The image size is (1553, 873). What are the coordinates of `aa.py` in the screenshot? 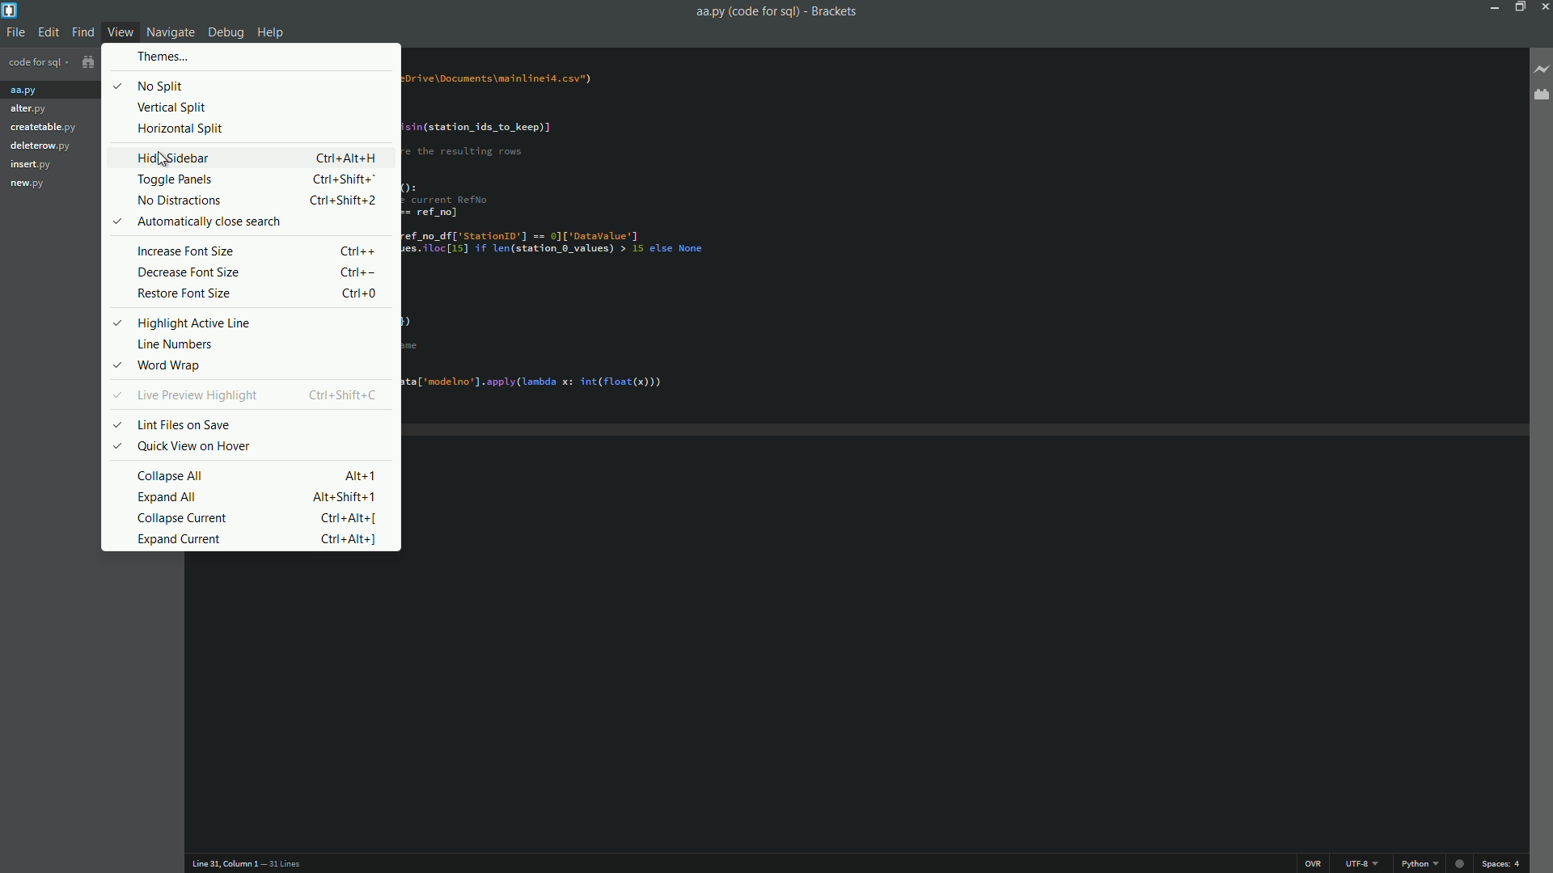 It's located at (25, 92).